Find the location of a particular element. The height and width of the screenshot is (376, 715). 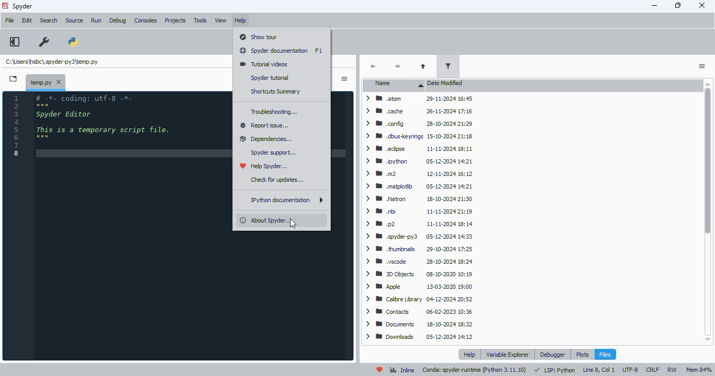

conda: spyder-runtime (python 3. 11. 10) is located at coordinates (474, 370).